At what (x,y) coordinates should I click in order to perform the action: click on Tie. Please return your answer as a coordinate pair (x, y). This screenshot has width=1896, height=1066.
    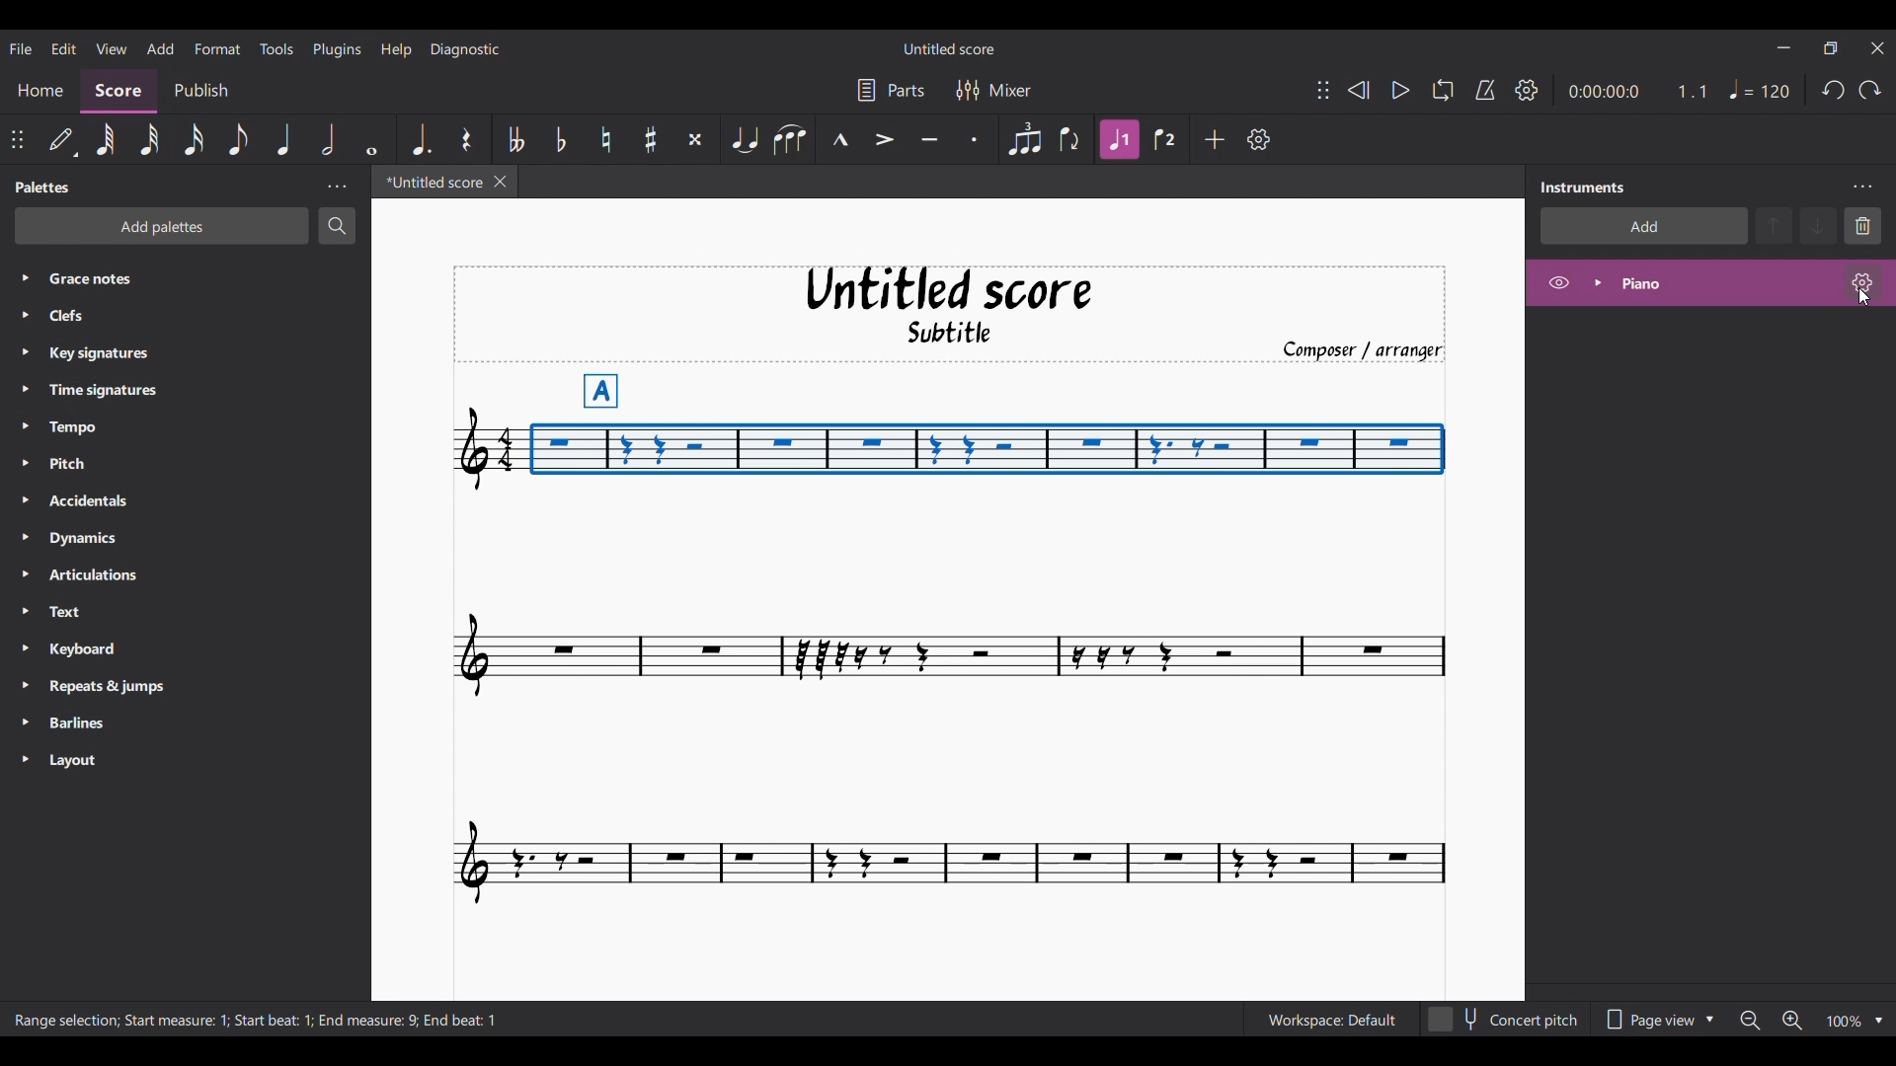
    Looking at the image, I should click on (744, 138).